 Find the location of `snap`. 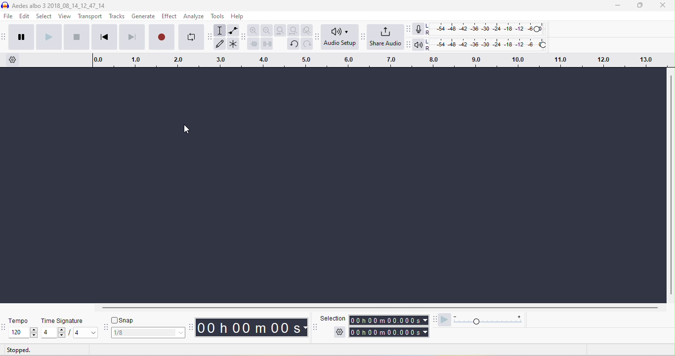

snap is located at coordinates (128, 320).